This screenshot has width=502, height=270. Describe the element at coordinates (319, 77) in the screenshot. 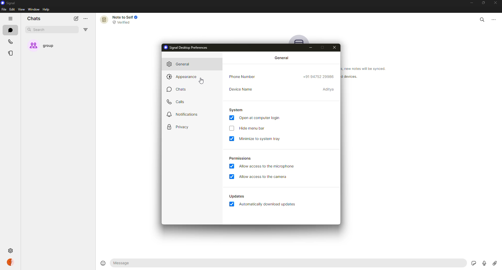

I see `phone number` at that location.